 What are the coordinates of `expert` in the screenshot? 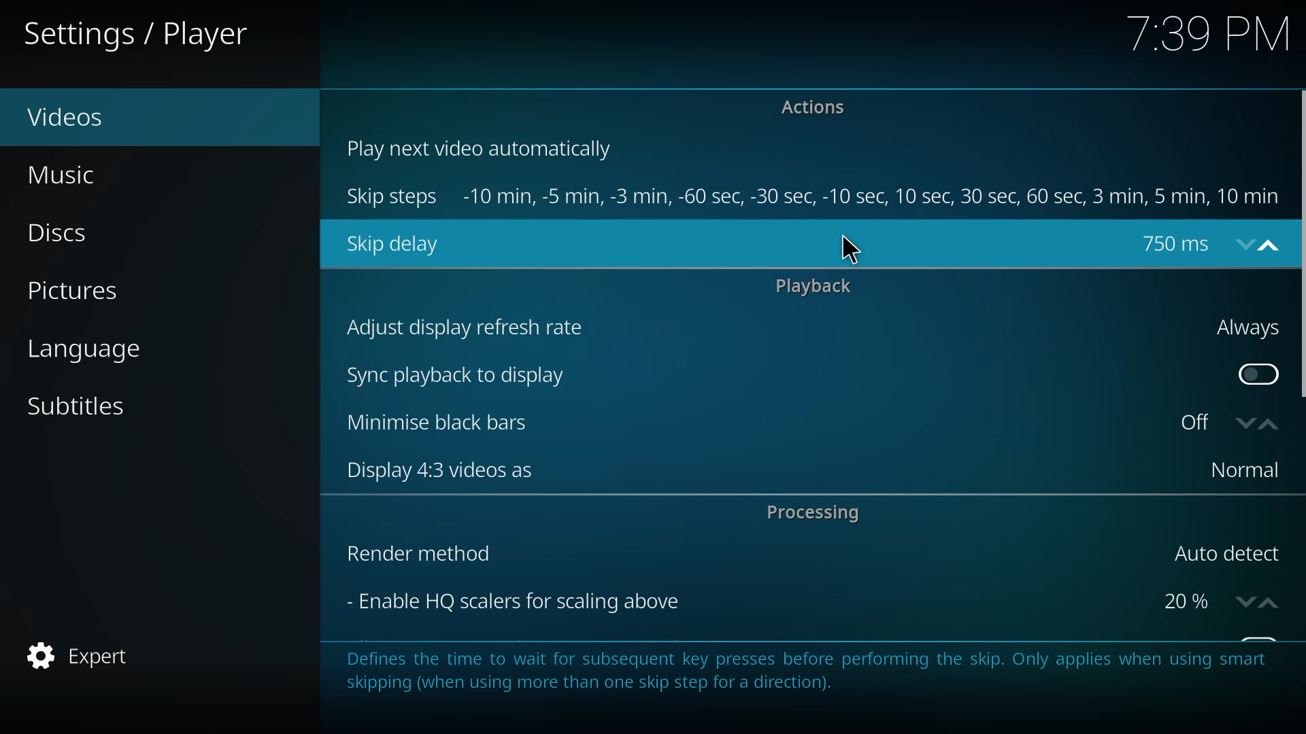 It's located at (84, 657).